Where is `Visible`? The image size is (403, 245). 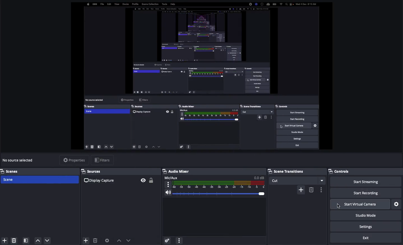
Visible is located at coordinates (143, 180).